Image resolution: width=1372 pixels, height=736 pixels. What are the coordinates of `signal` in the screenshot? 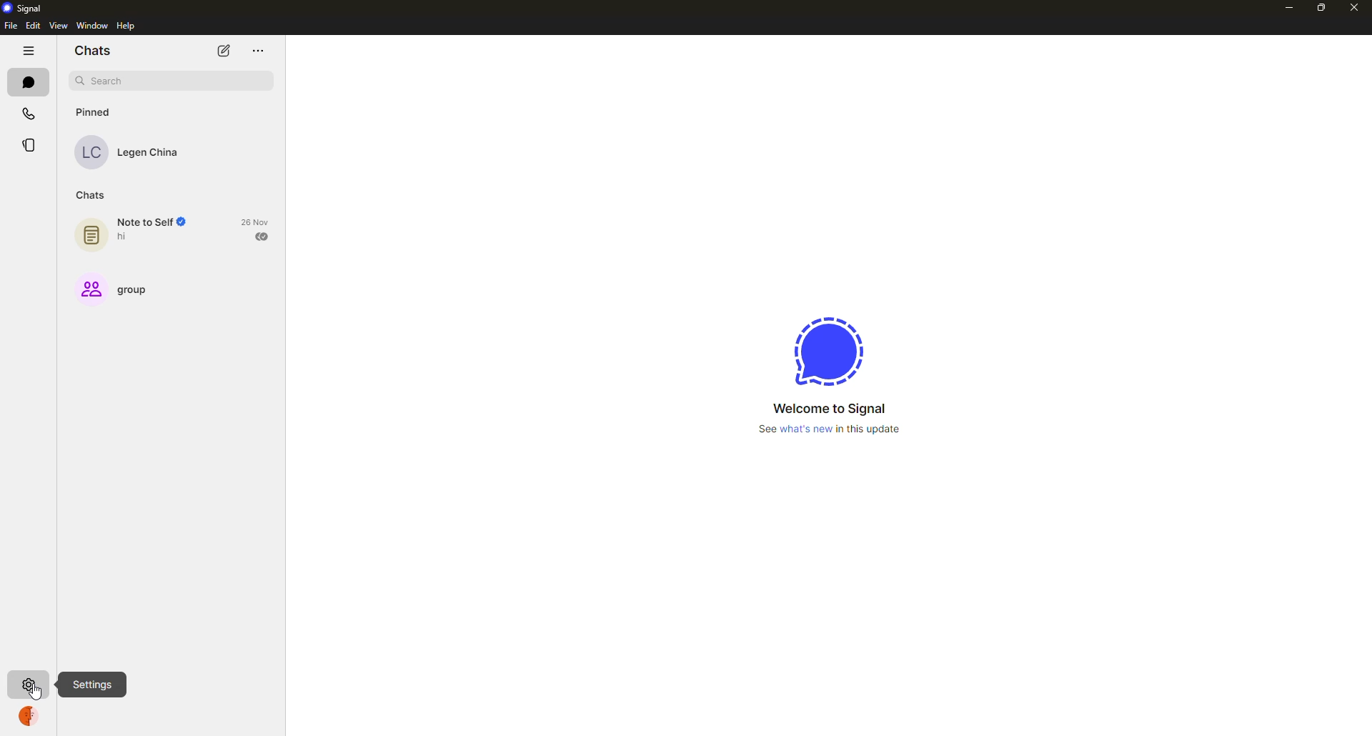 It's located at (26, 9).